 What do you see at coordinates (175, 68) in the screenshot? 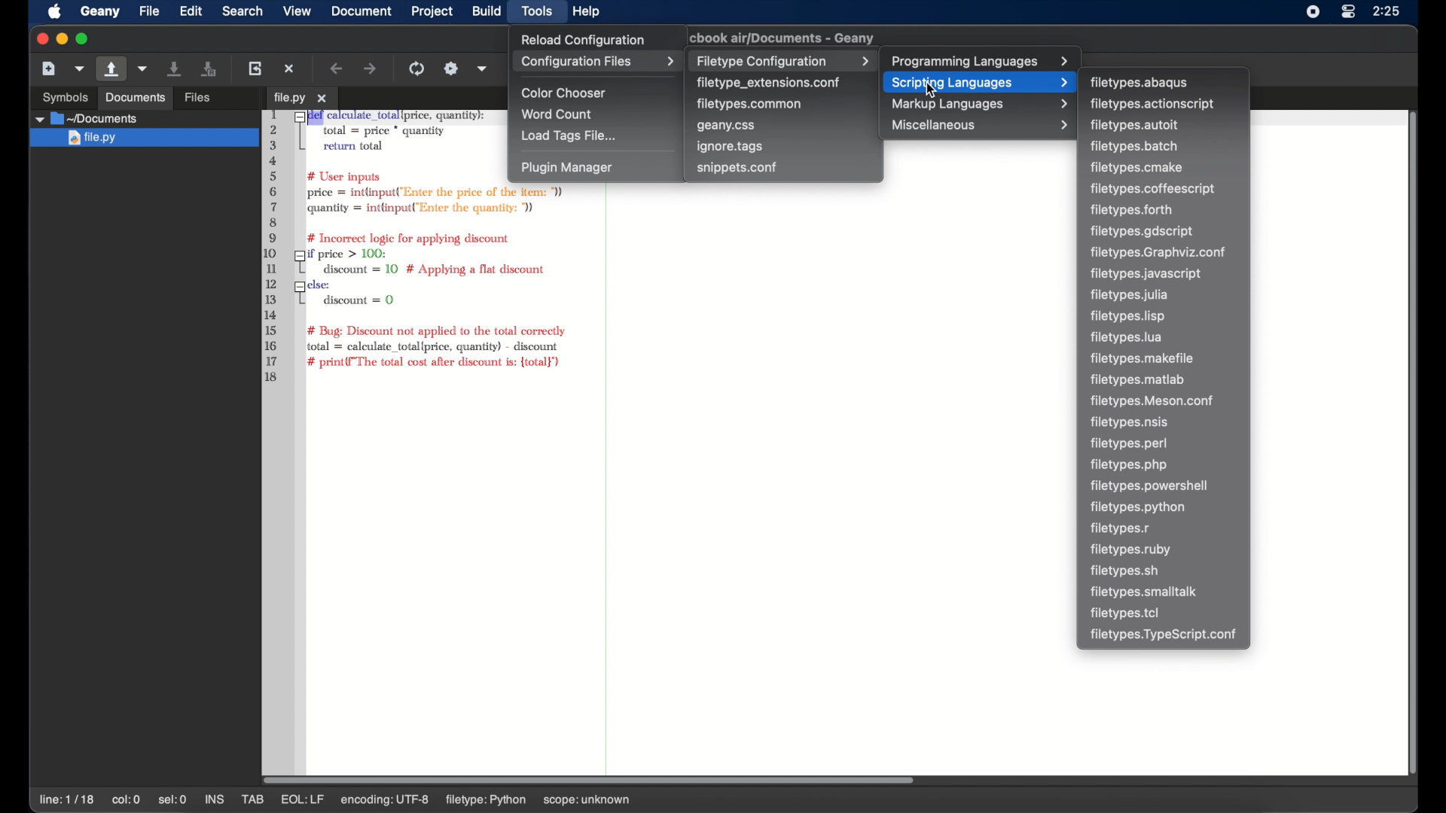
I see `save current file` at bounding box center [175, 68].